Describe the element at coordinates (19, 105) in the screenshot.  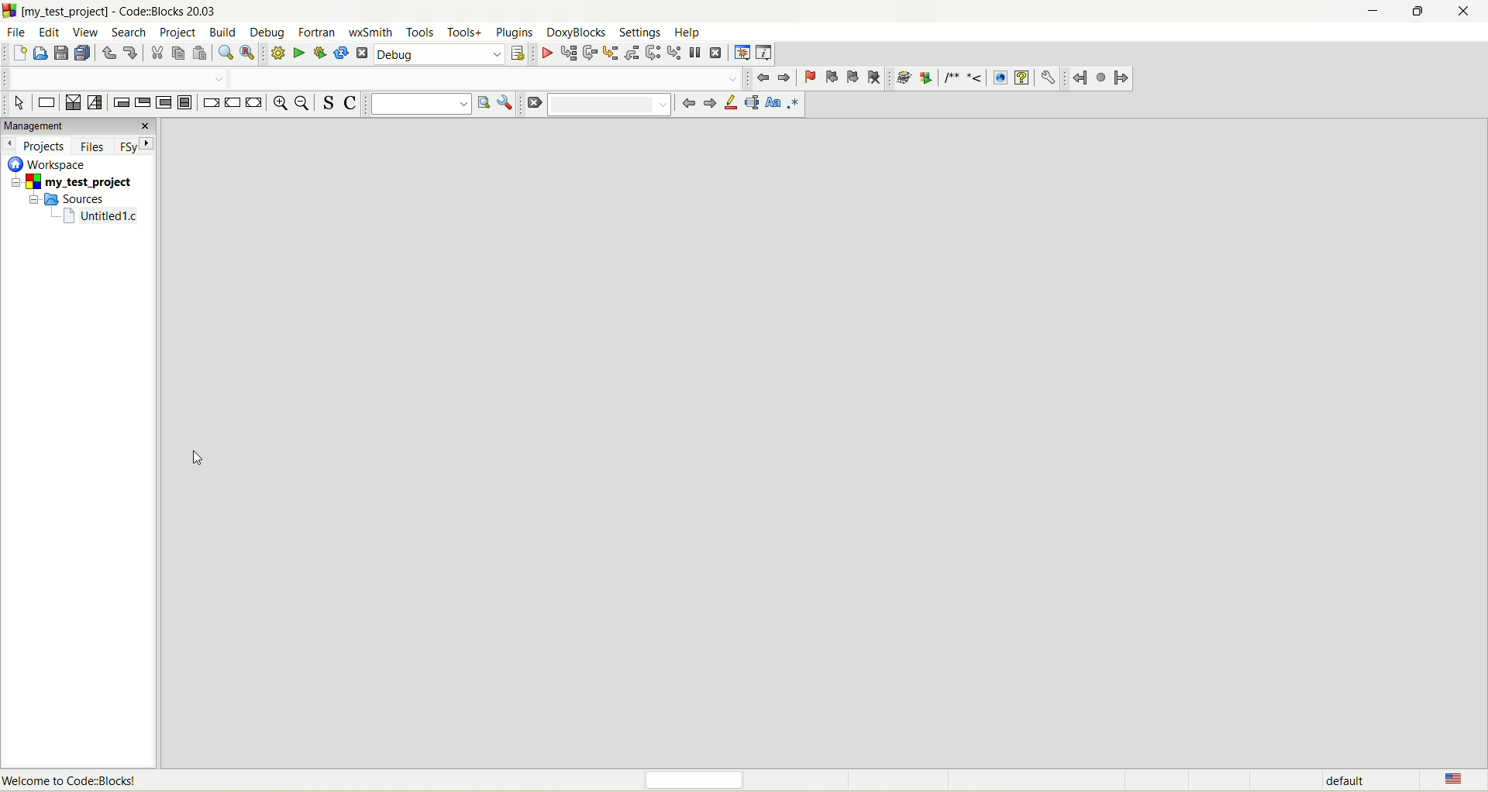
I see `select` at that location.